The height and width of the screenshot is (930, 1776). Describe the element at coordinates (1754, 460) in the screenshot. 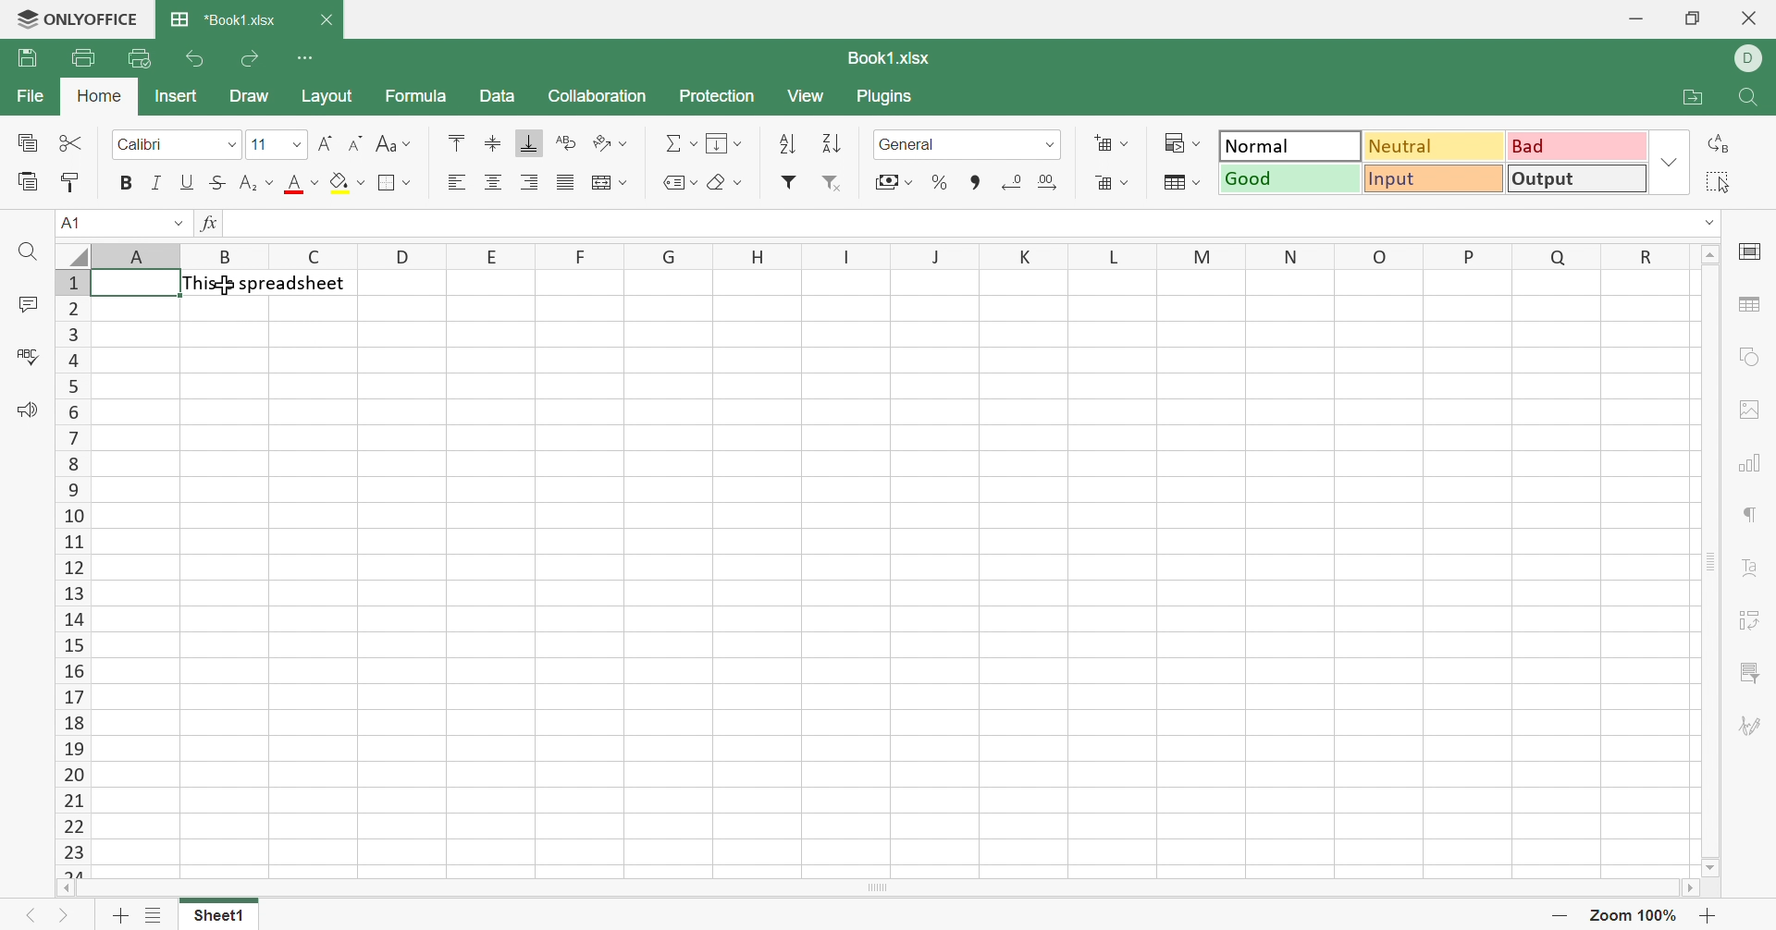

I see `chart settings` at that location.